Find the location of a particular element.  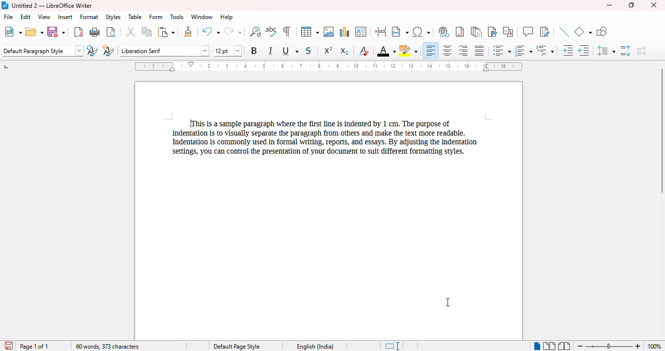

file is located at coordinates (8, 17).